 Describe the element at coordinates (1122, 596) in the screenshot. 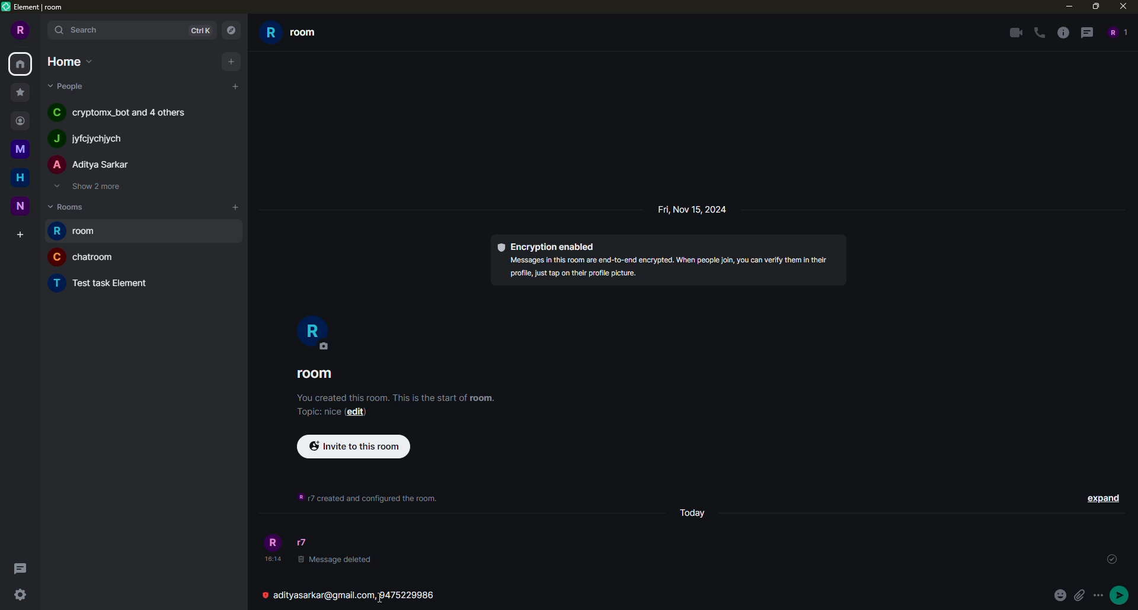

I see `send` at that location.